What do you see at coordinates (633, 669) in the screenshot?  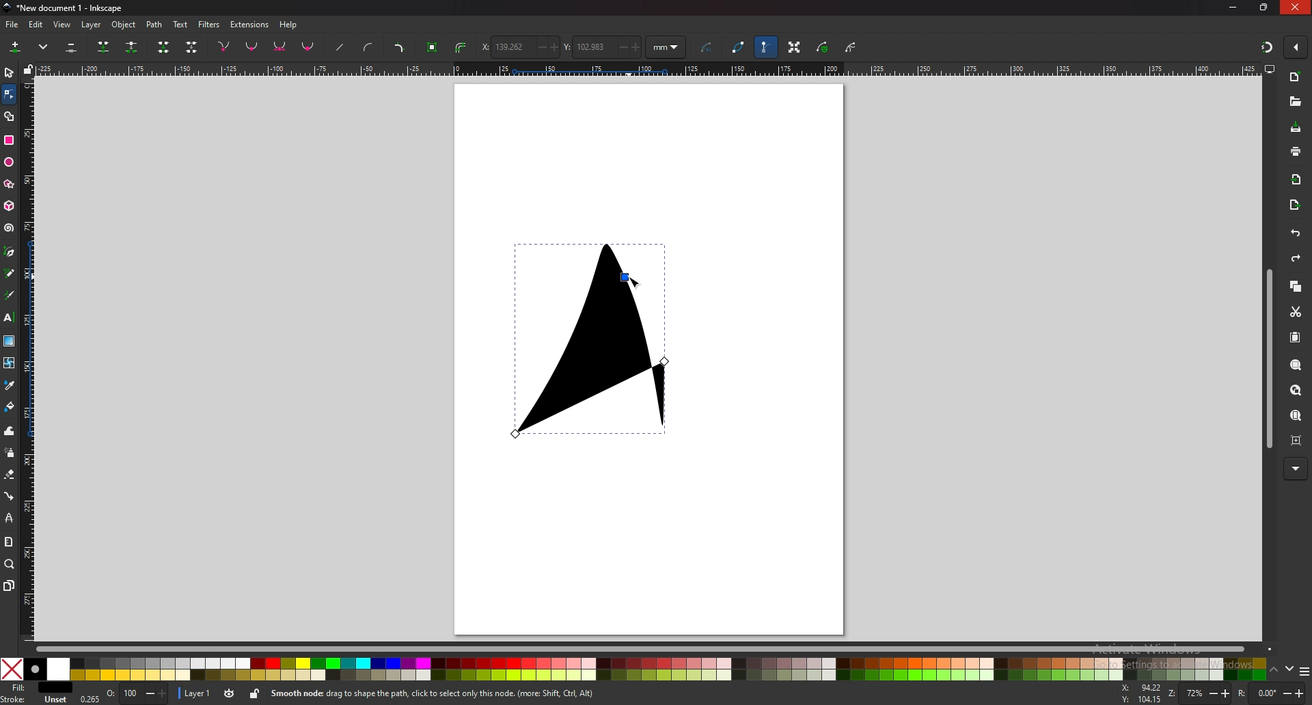 I see `colors` at bounding box center [633, 669].